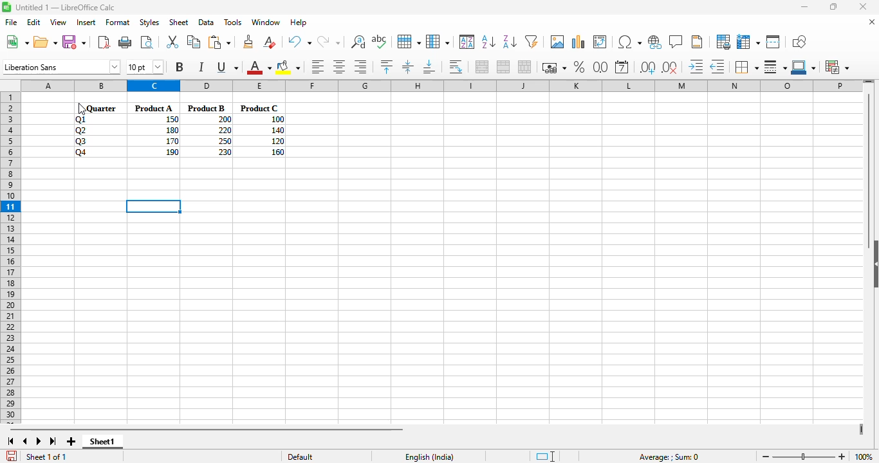  Describe the element at coordinates (125, 42) in the screenshot. I see `print` at that location.